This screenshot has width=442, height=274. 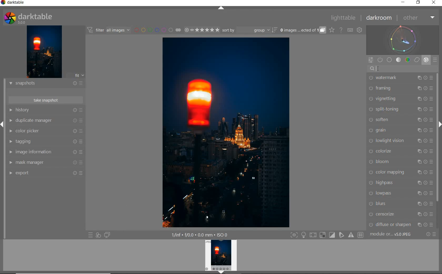 I want to click on MINIMIZE, so click(x=402, y=3).